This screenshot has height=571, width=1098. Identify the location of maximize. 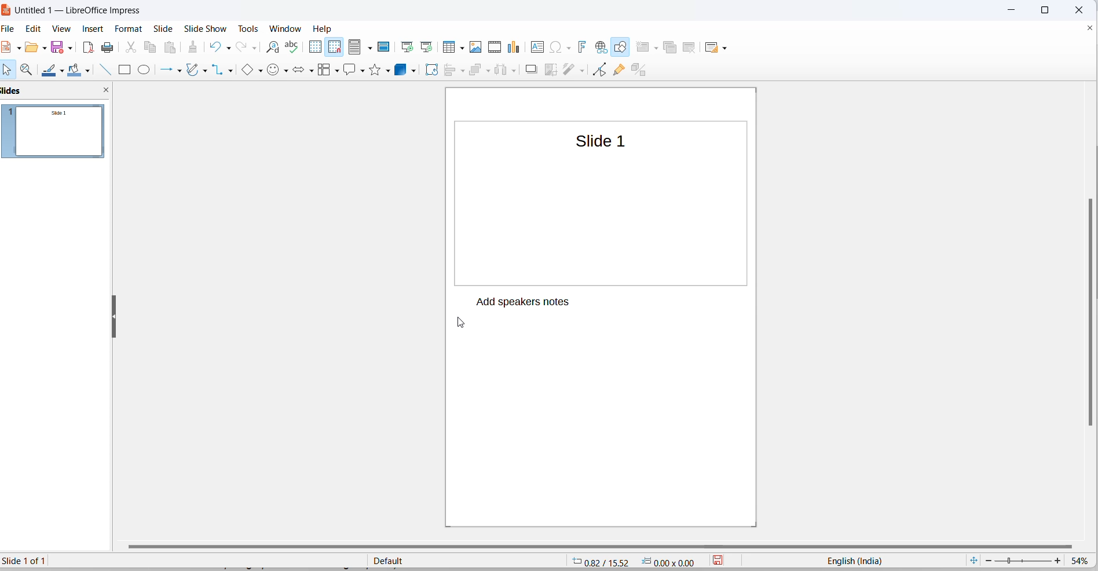
(1049, 10).